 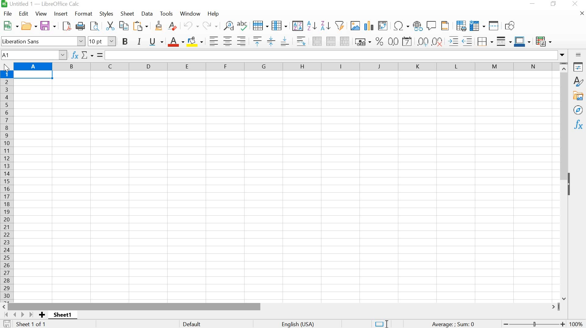 I want to click on Increase Indent, so click(x=453, y=40).